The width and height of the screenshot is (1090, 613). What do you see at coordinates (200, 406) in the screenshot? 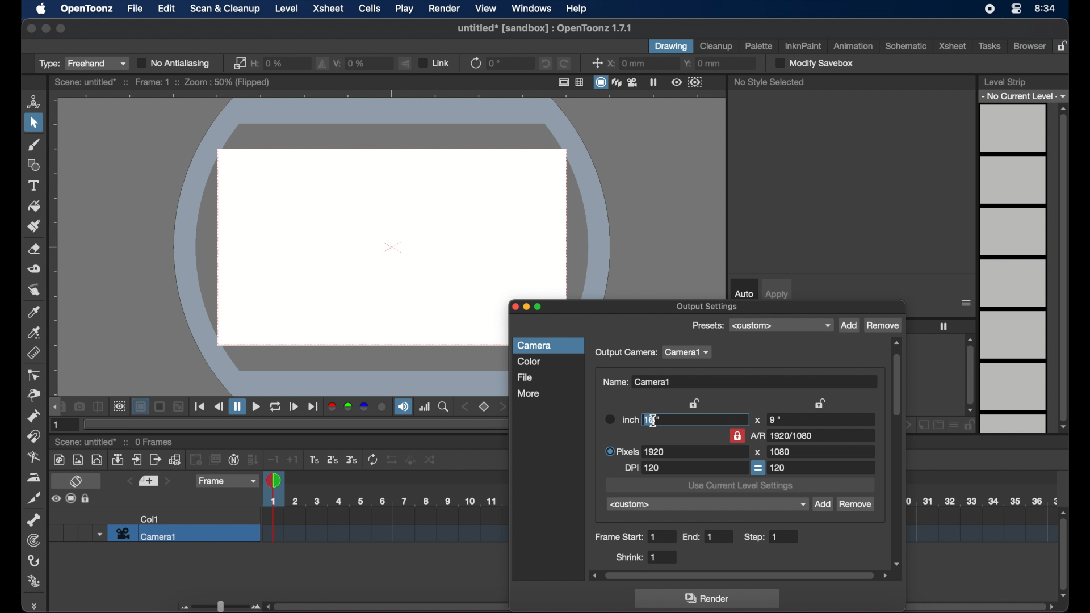
I see `playback controls` at bounding box center [200, 406].